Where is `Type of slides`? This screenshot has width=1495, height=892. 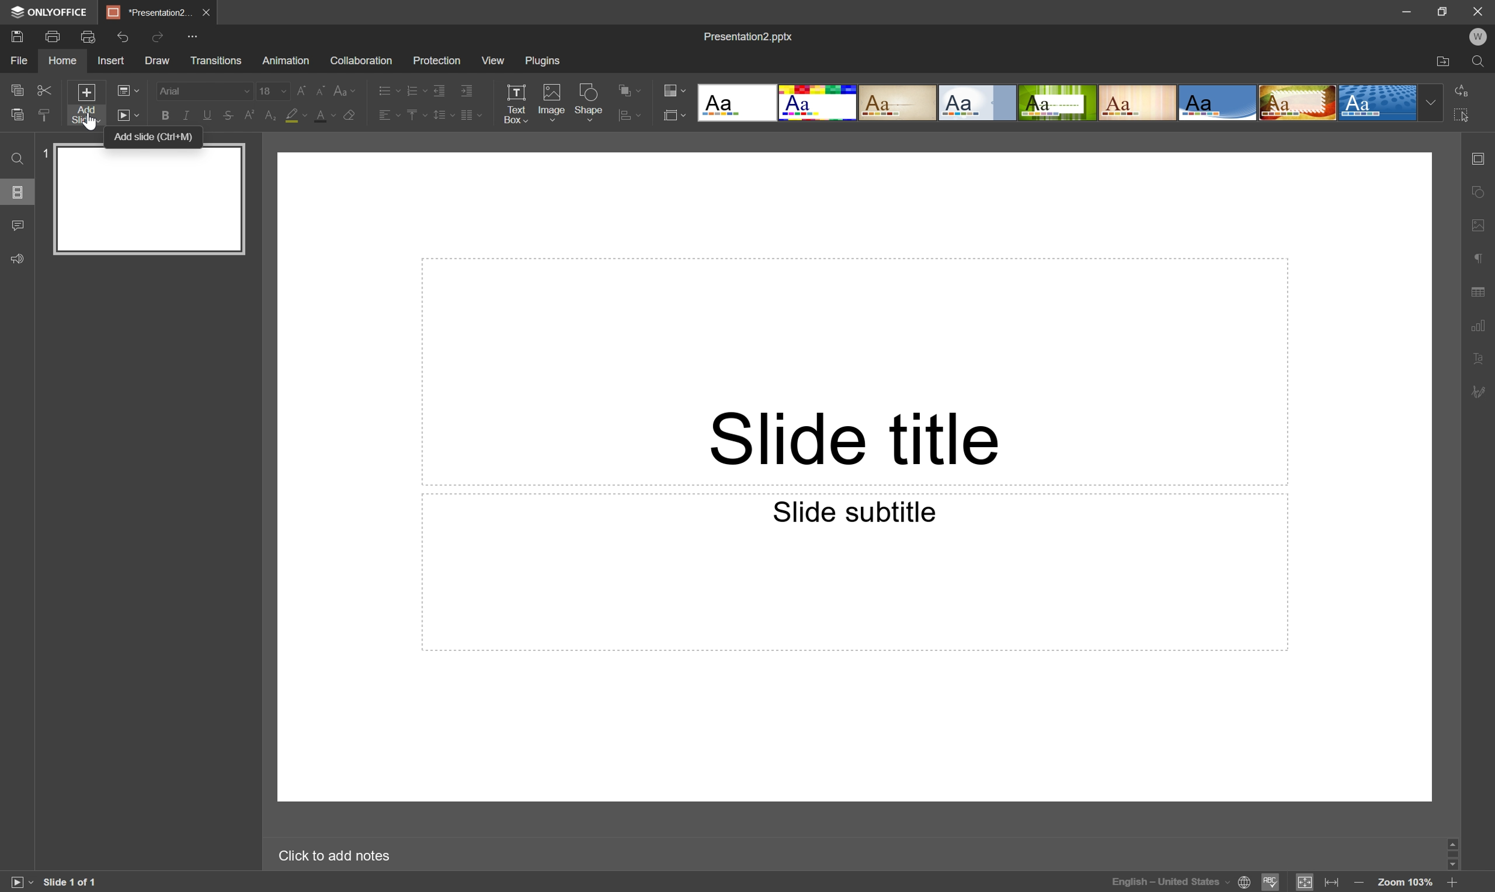 Type of slides is located at coordinates (1058, 102).